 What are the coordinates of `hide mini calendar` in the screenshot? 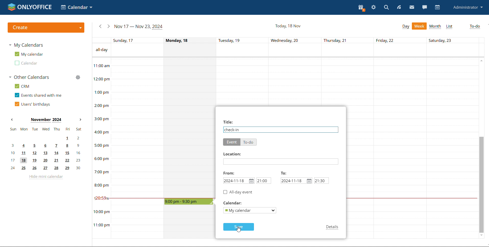 It's located at (46, 177).